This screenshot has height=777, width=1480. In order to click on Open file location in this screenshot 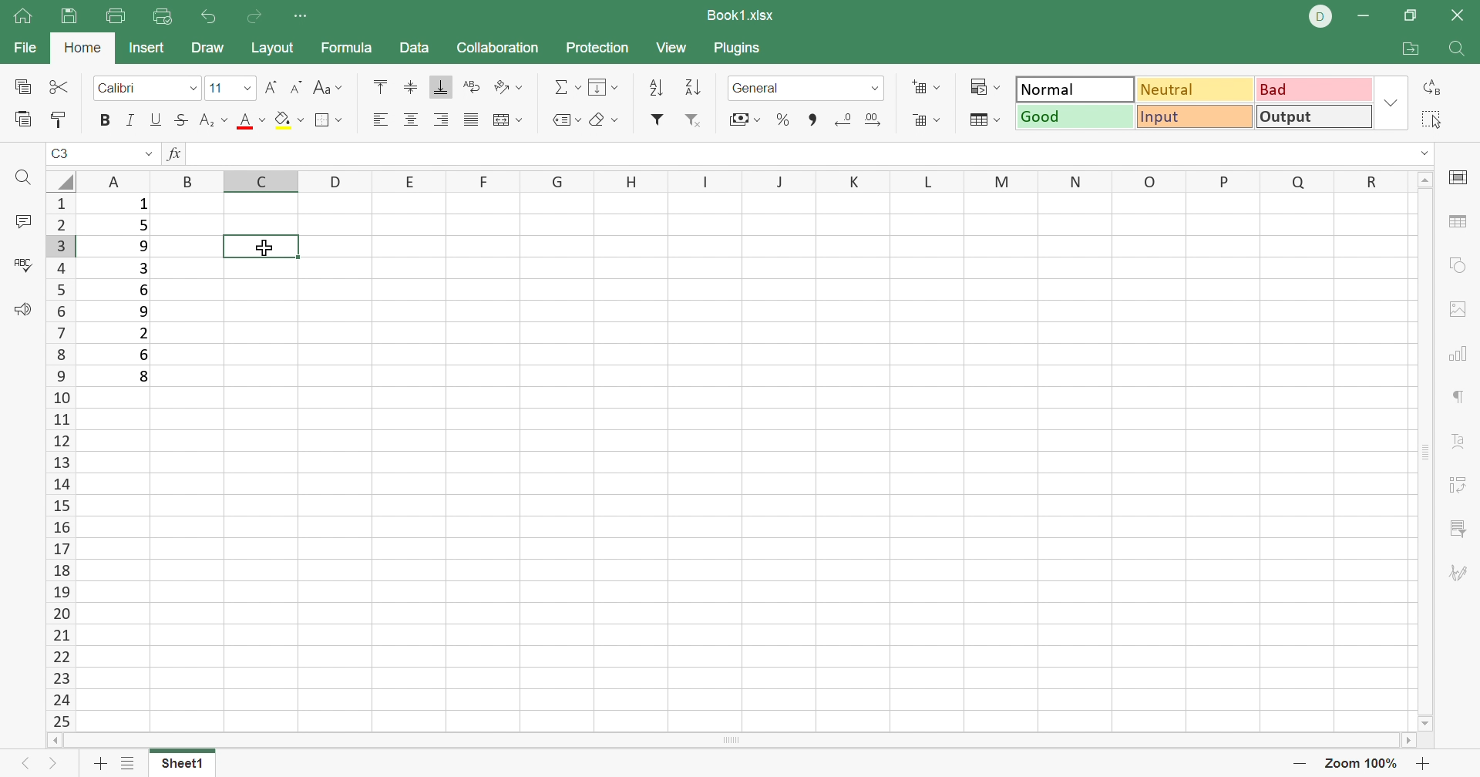, I will do `click(1414, 49)`.